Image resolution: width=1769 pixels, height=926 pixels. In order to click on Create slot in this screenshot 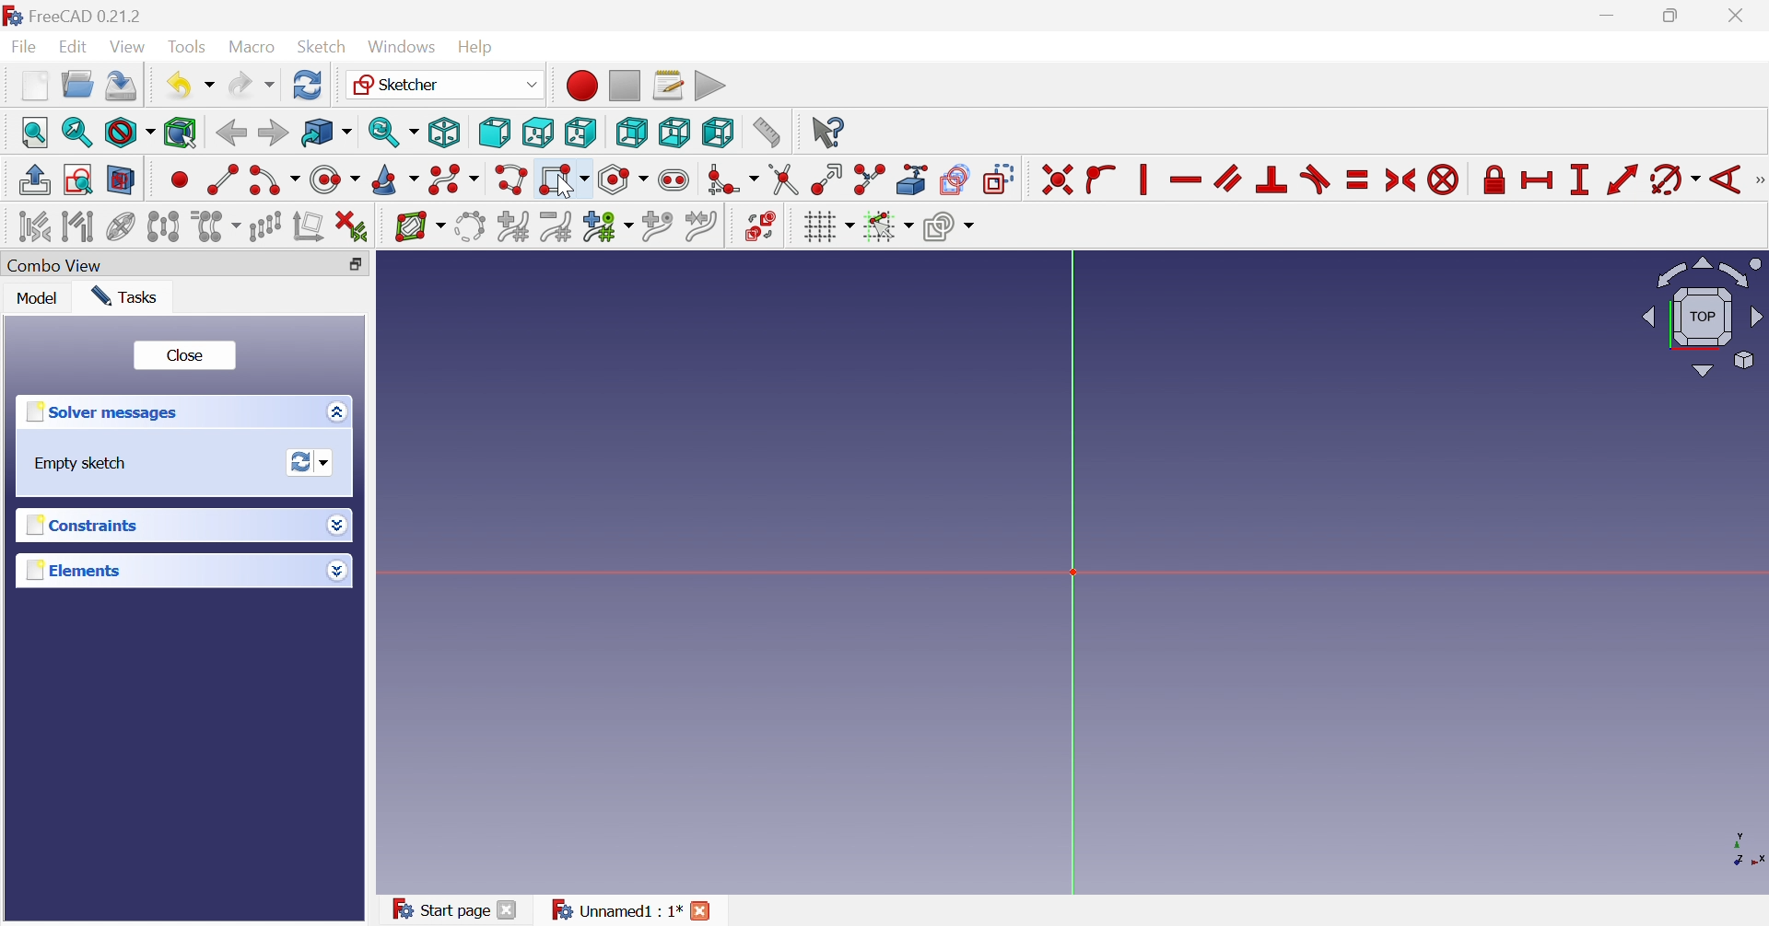, I will do `click(676, 180)`.